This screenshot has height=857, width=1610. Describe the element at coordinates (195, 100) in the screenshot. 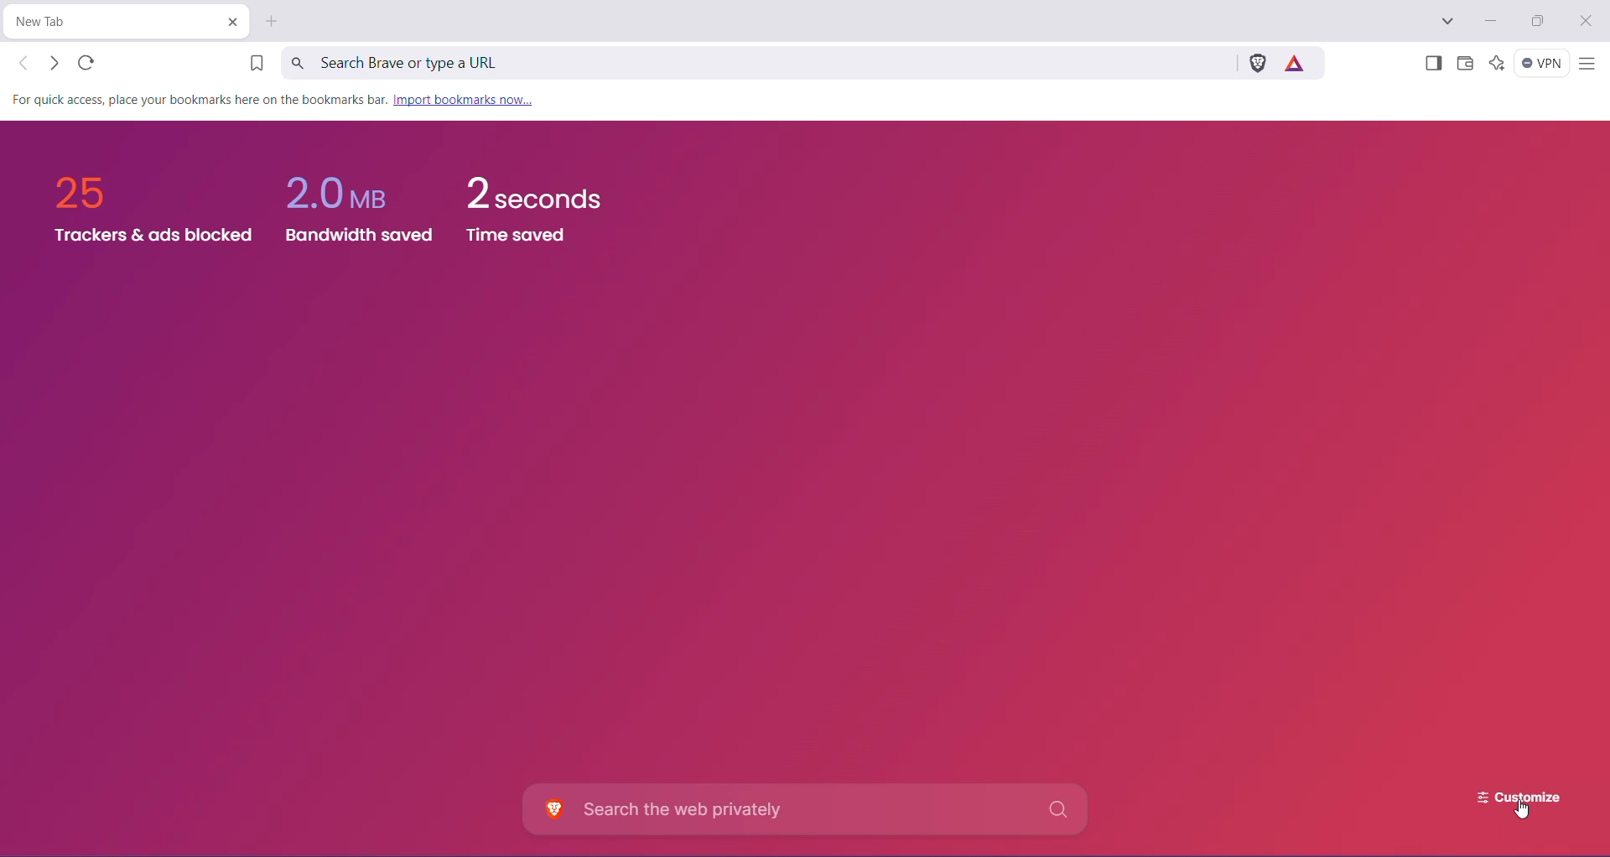

I see `For quick access, place your bookmarks here on the bookmarks bar` at that location.